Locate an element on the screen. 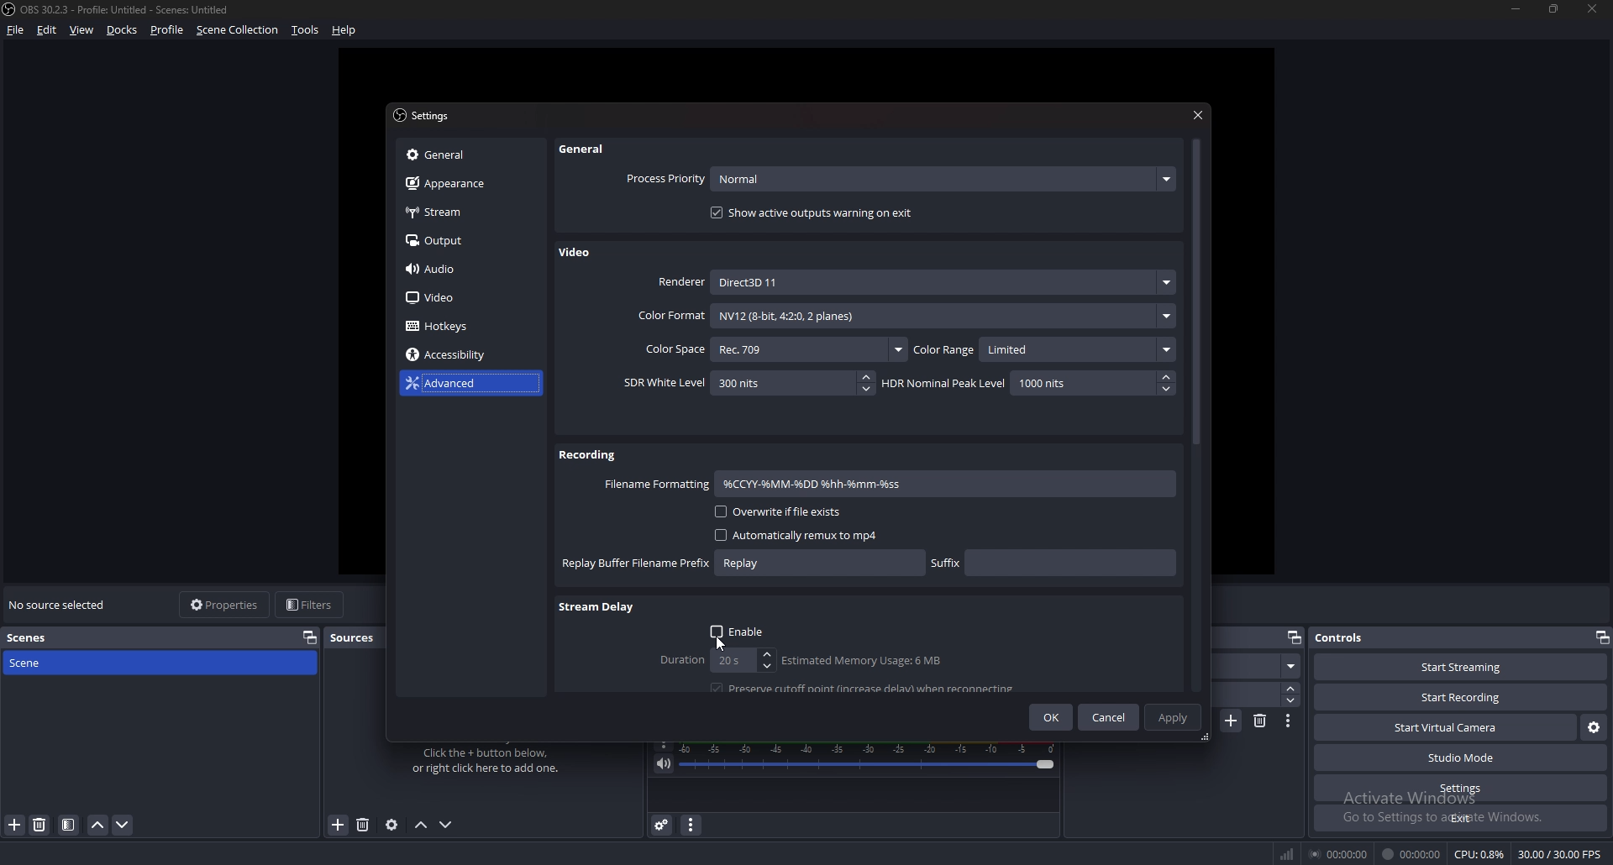 The height and width of the screenshot is (865, 1613). pop out is located at coordinates (1602, 637).